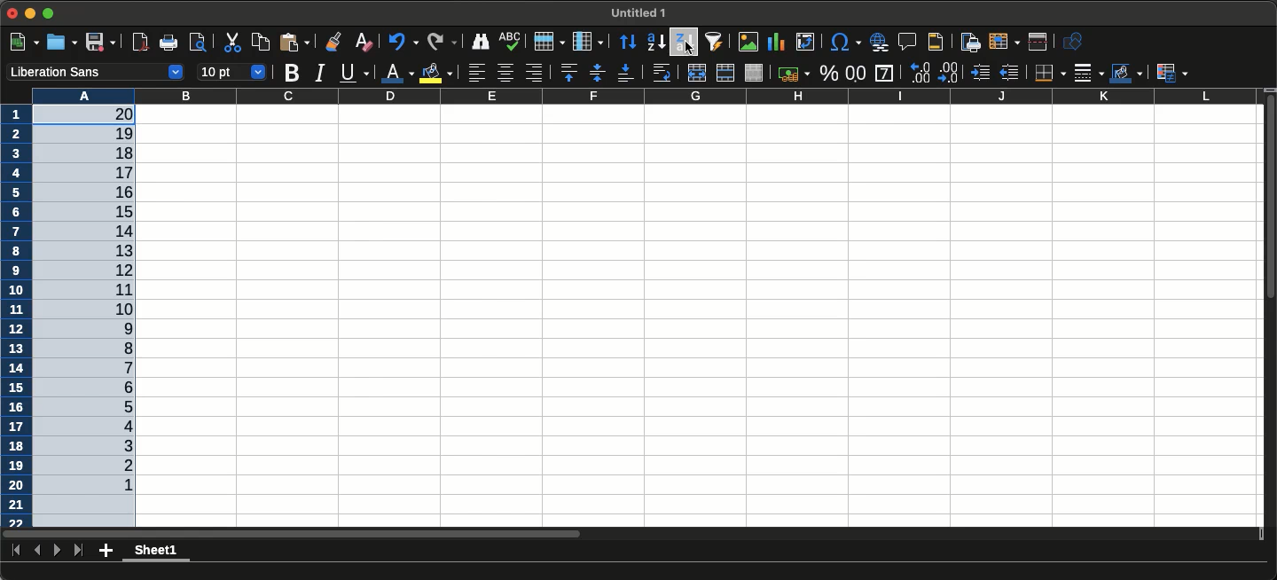 Image resolution: width=1277 pixels, height=580 pixels. Describe the element at coordinates (654, 43) in the screenshot. I see `Sort ascending` at that location.